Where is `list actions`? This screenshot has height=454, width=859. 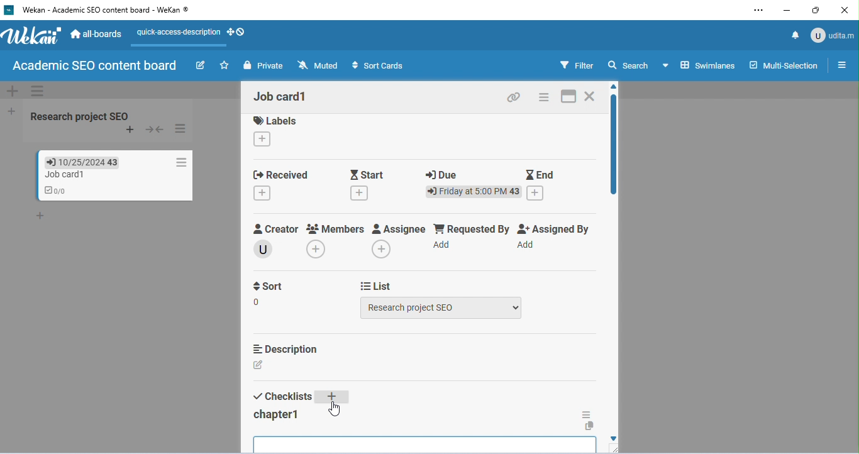 list actions is located at coordinates (182, 129).